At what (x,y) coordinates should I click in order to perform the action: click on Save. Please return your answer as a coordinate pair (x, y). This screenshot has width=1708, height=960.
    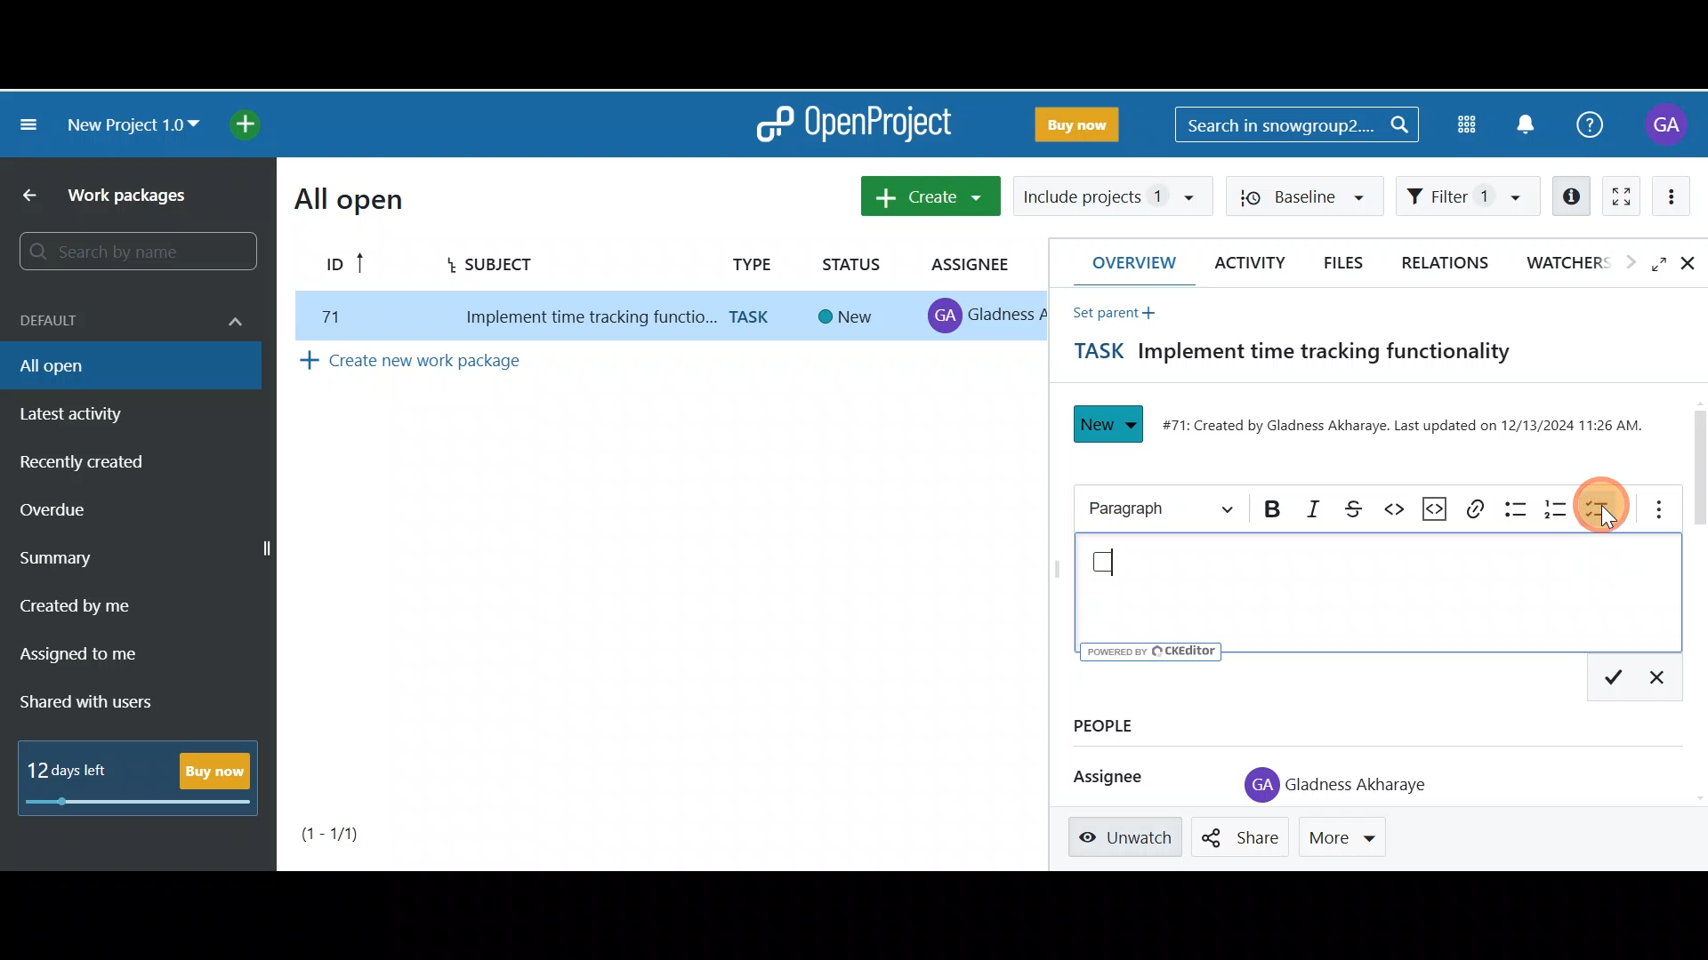
    Looking at the image, I should click on (1613, 679).